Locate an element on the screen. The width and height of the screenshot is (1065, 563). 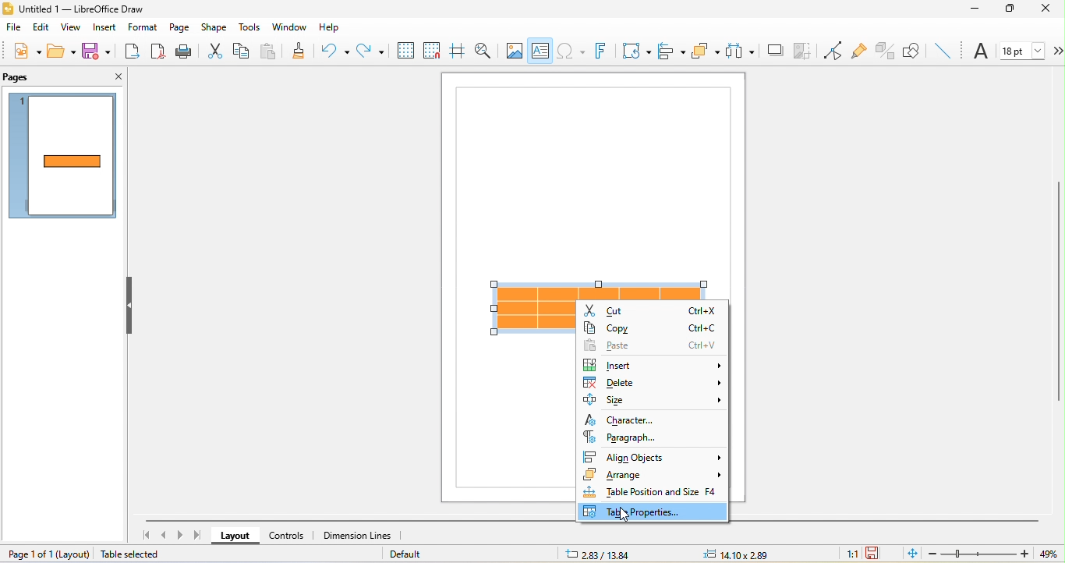
page1 is located at coordinates (64, 158).